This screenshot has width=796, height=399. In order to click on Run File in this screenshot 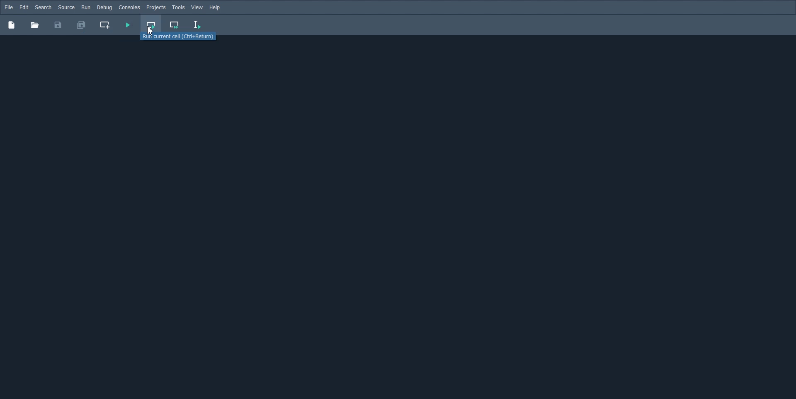, I will do `click(127, 25)`.